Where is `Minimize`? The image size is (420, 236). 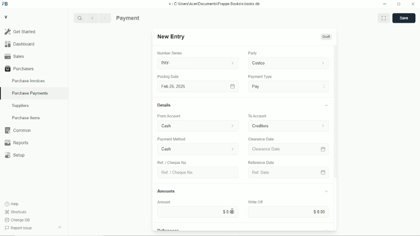 Minimize is located at coordinates (385, 4).